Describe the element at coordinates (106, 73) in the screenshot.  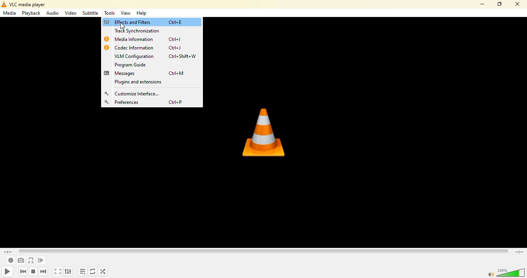
I see `message` at that location.